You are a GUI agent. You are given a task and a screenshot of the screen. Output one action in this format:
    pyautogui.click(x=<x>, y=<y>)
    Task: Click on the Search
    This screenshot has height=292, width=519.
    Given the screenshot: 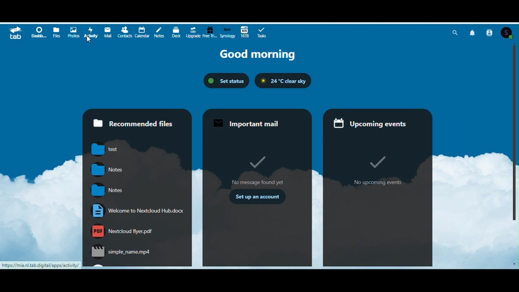 What is the action you would take?
    pyautogui.click(x=455, y=32)
    